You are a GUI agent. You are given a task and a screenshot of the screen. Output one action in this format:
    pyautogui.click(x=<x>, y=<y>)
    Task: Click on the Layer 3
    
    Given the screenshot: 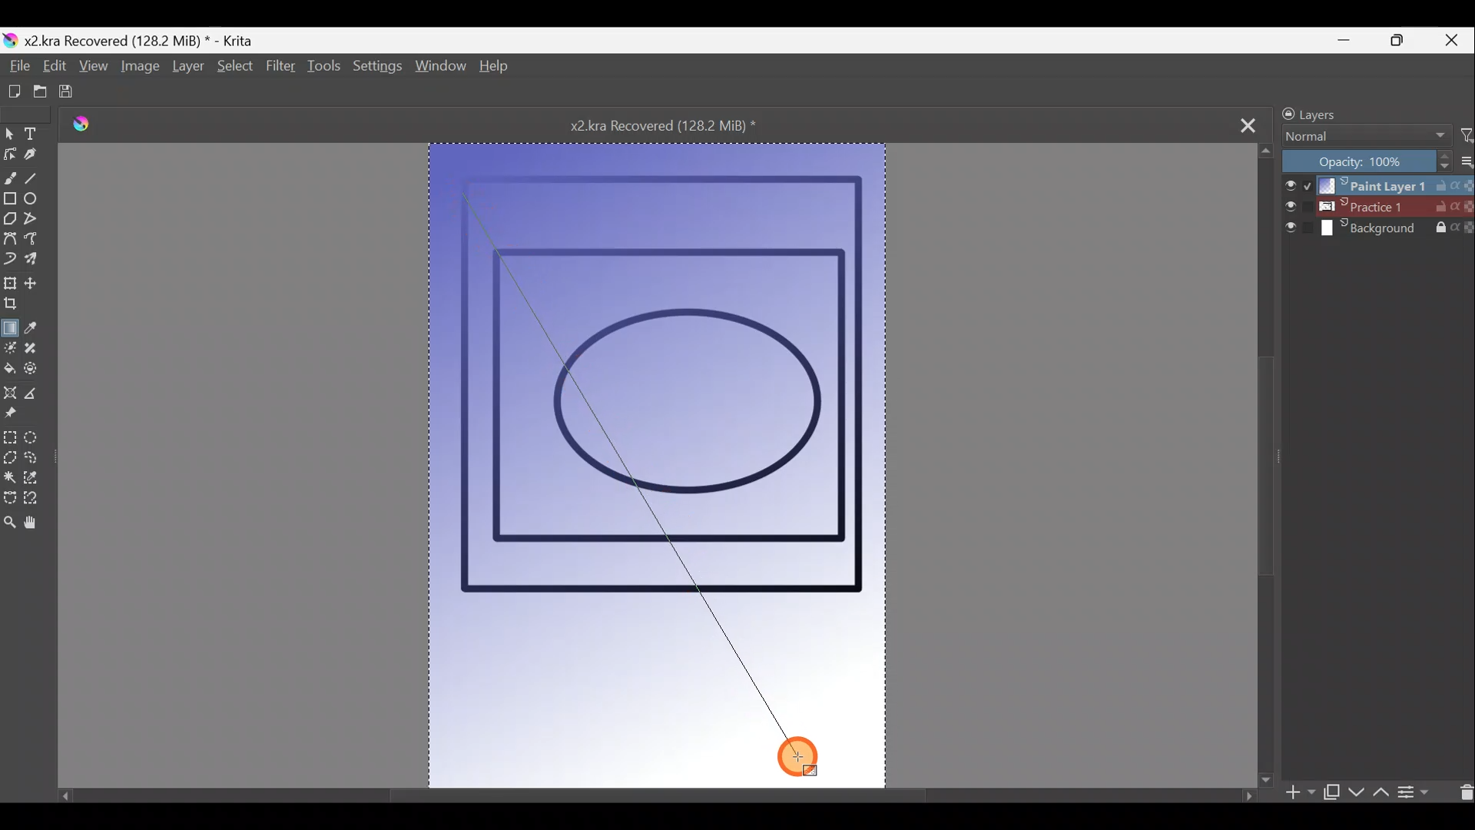 What is the action you would take?
    pyautogui.click(x=1378, y=230)
    